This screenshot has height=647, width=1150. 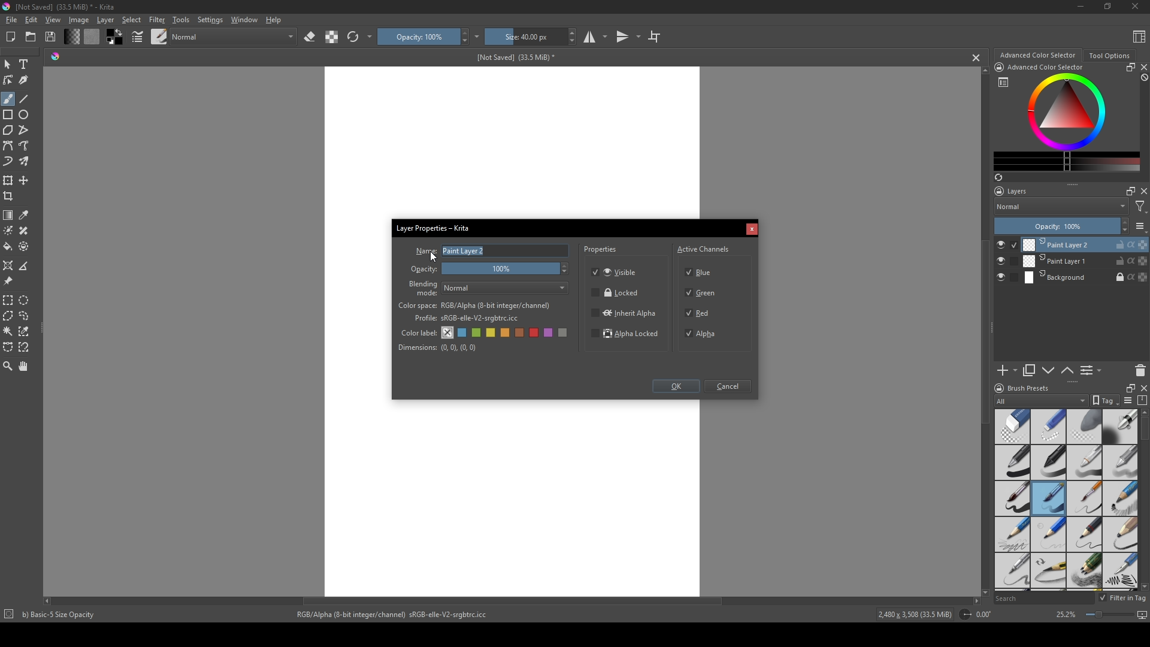 What do you see at coordinates (521, 332) in the screenshot?
I see `brown` at bounding box center [521, 332].